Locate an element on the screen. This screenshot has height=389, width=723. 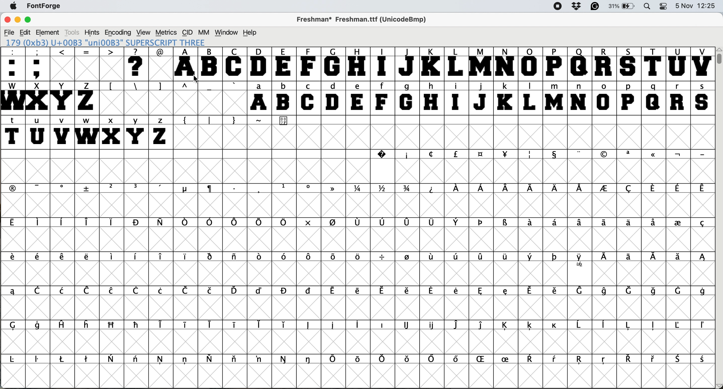
symbol is located at coordinates (433, 188).